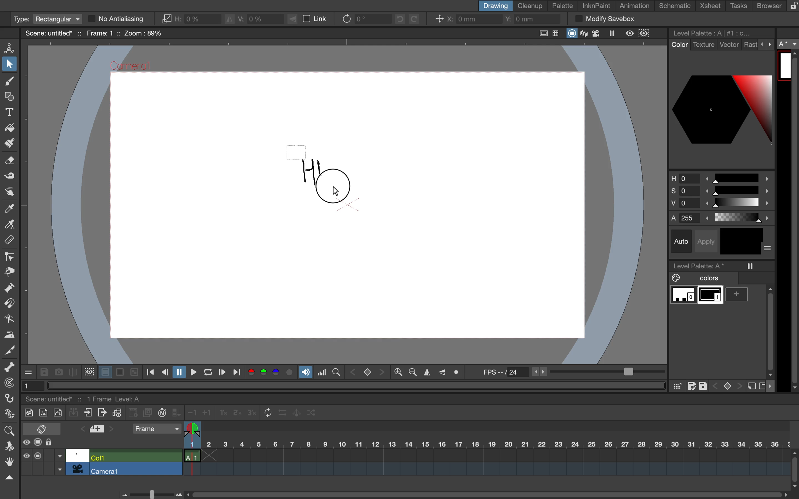 This screenshot has height=499, width=799. What do you see at coordinates (131, 67) in the screenshot?
I see `Camera1` at bounding box center [131, 67].